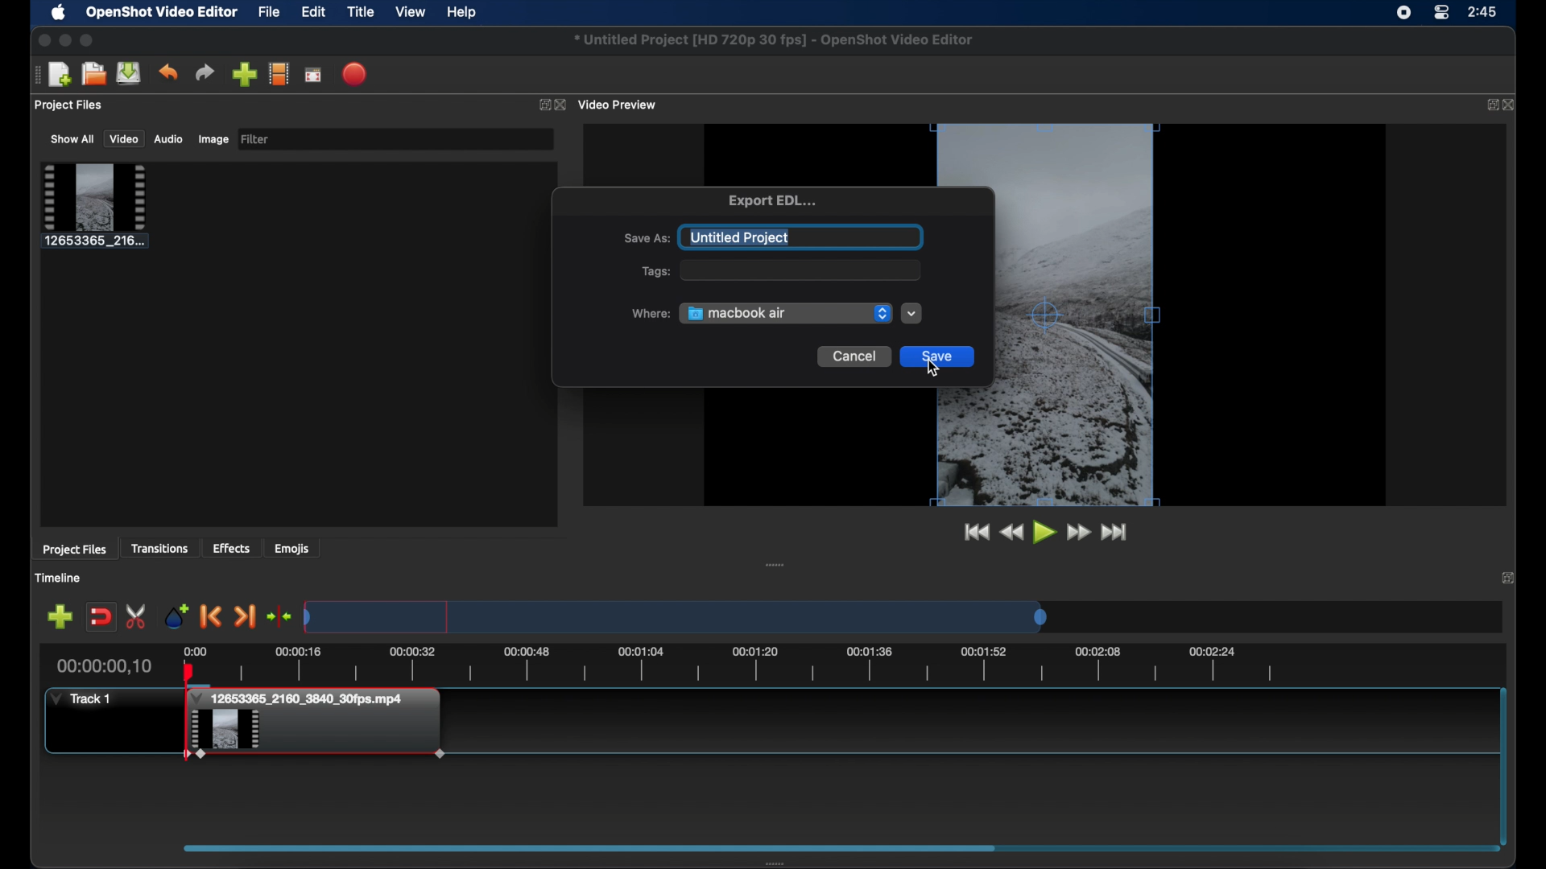 The image size is (1546, 869). I want to click on emojis, so click(293, 548).